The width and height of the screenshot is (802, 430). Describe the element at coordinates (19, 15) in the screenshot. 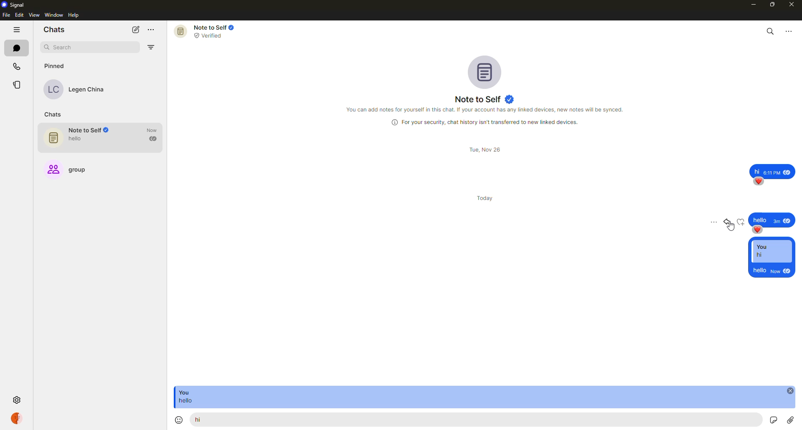

I see `edit` at that location.